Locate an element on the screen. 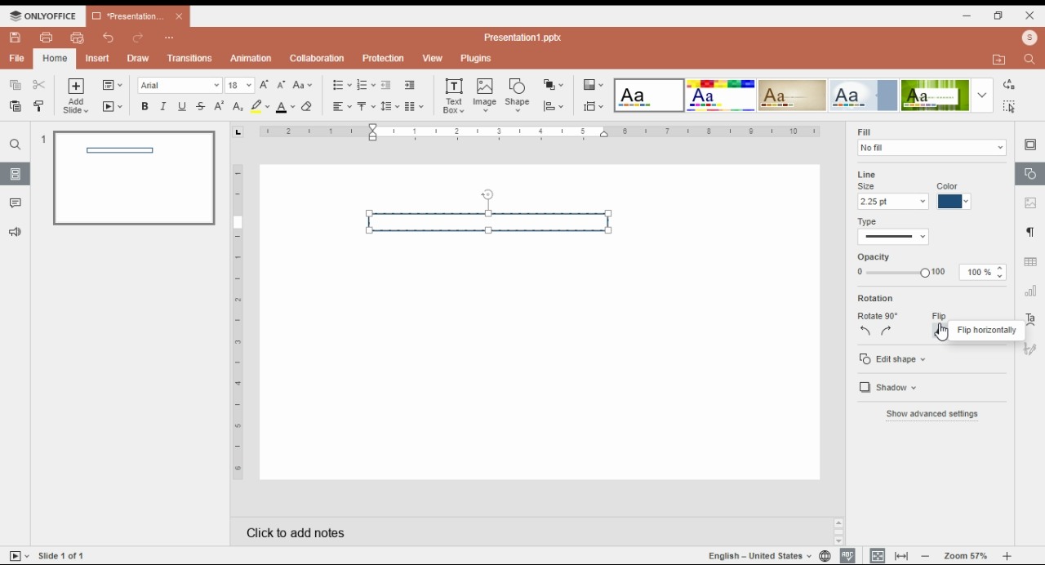 Image resolution: width=1045 pixels, height=565 pixels. transitions is located at coordinates (190, 60).